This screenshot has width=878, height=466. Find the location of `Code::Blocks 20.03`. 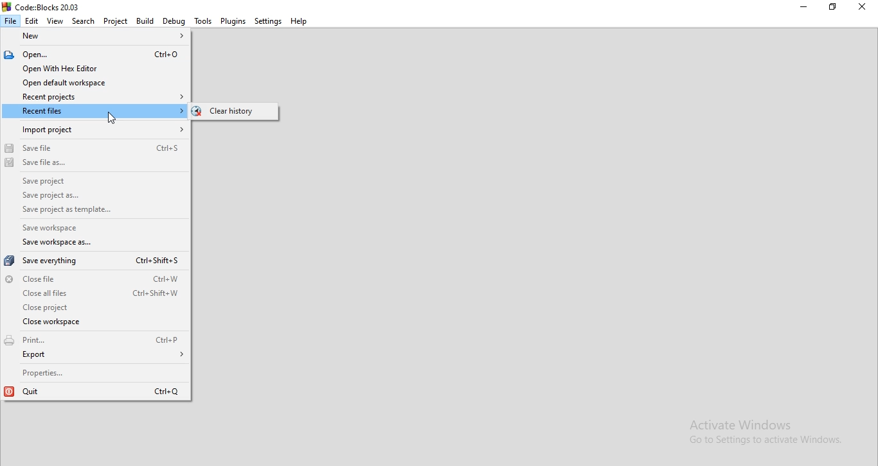

Code::Blocks 20.03 is located at coordinates (44, 6).